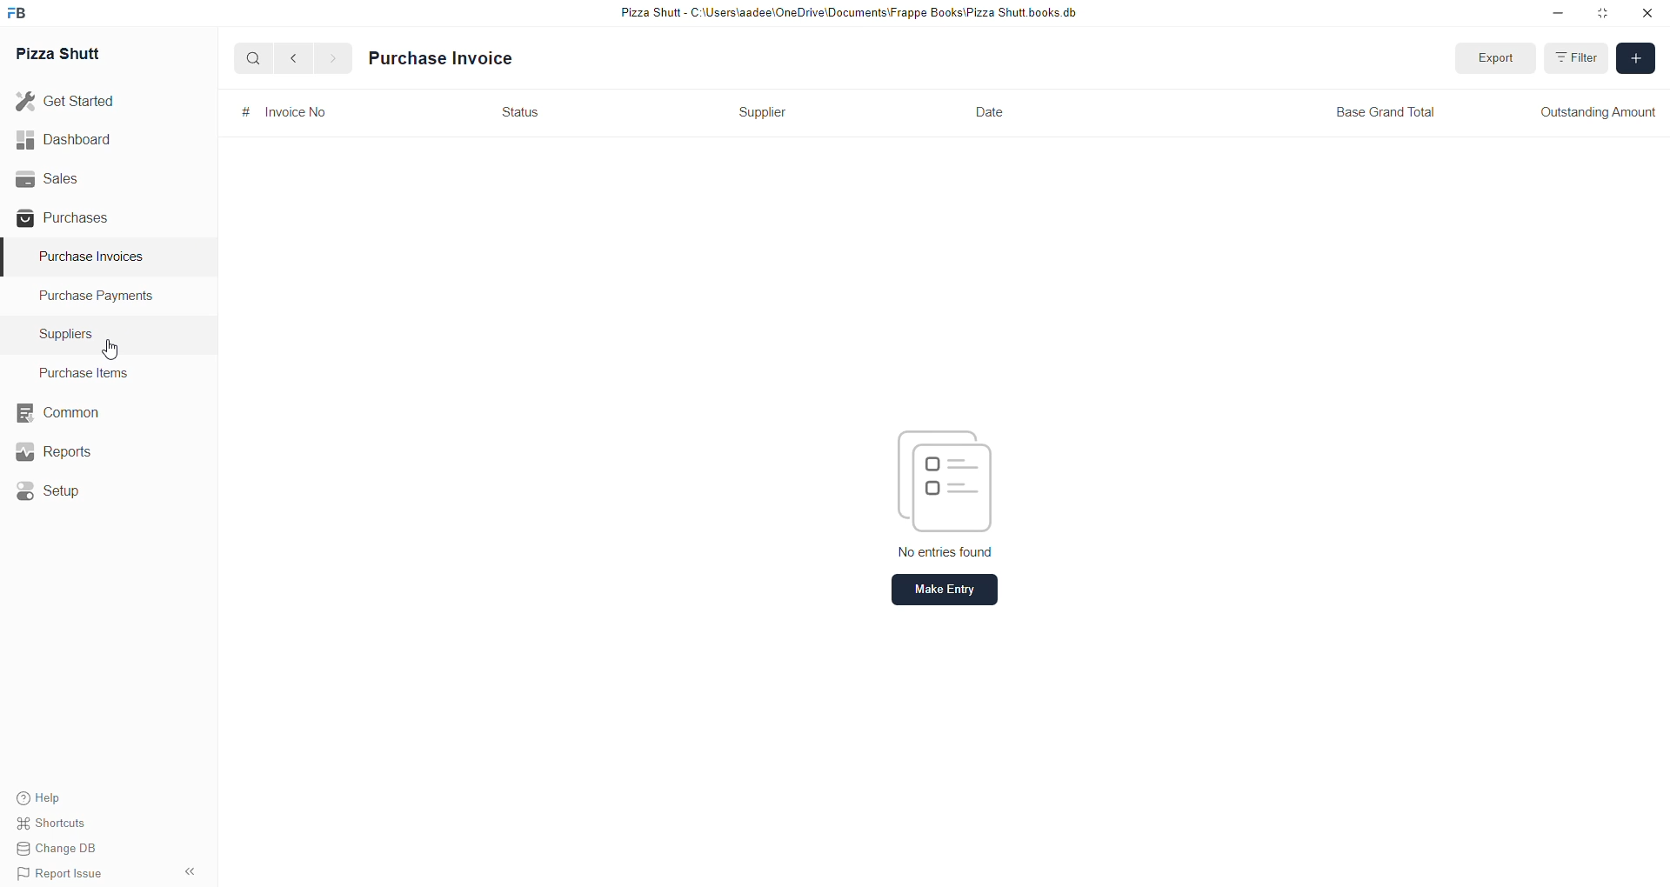 The image size is (1670, 887). What do you see at coordinates (57, 451) in the screenshot?
I see `Reports` at bounding box center [57, 451].